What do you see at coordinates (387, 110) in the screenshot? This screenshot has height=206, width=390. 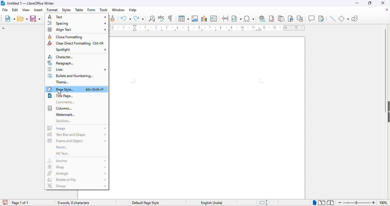 I see `height` at bounding box center [387, 110].